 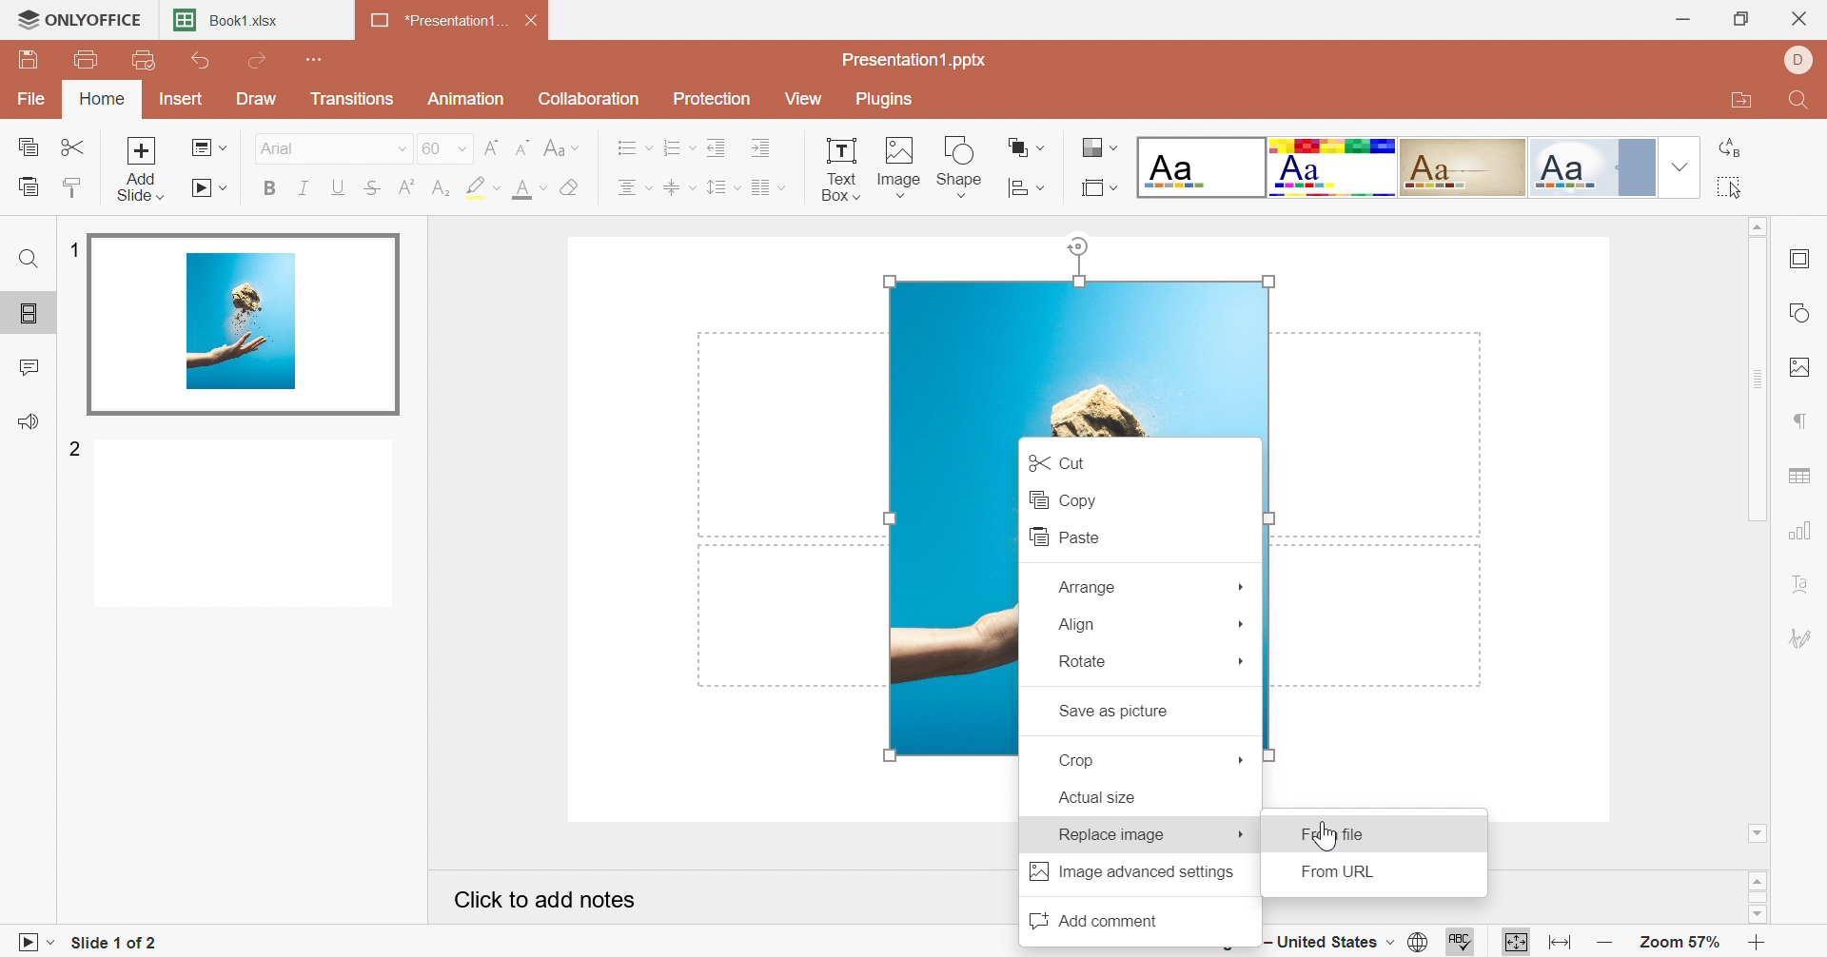 What do you see at coordinates (1072, 355) in the screenshot?
I see `image` at bounding box center [1072, 355].